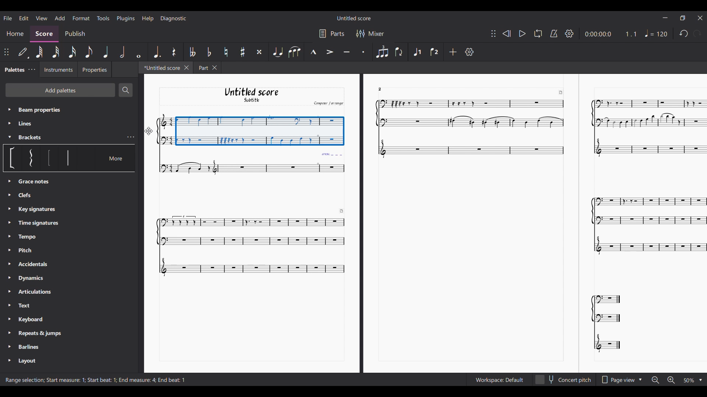 Image resolution: width=707 pixels, height=397 pixels. I want to click on Toggle flat, so click(209, 52).